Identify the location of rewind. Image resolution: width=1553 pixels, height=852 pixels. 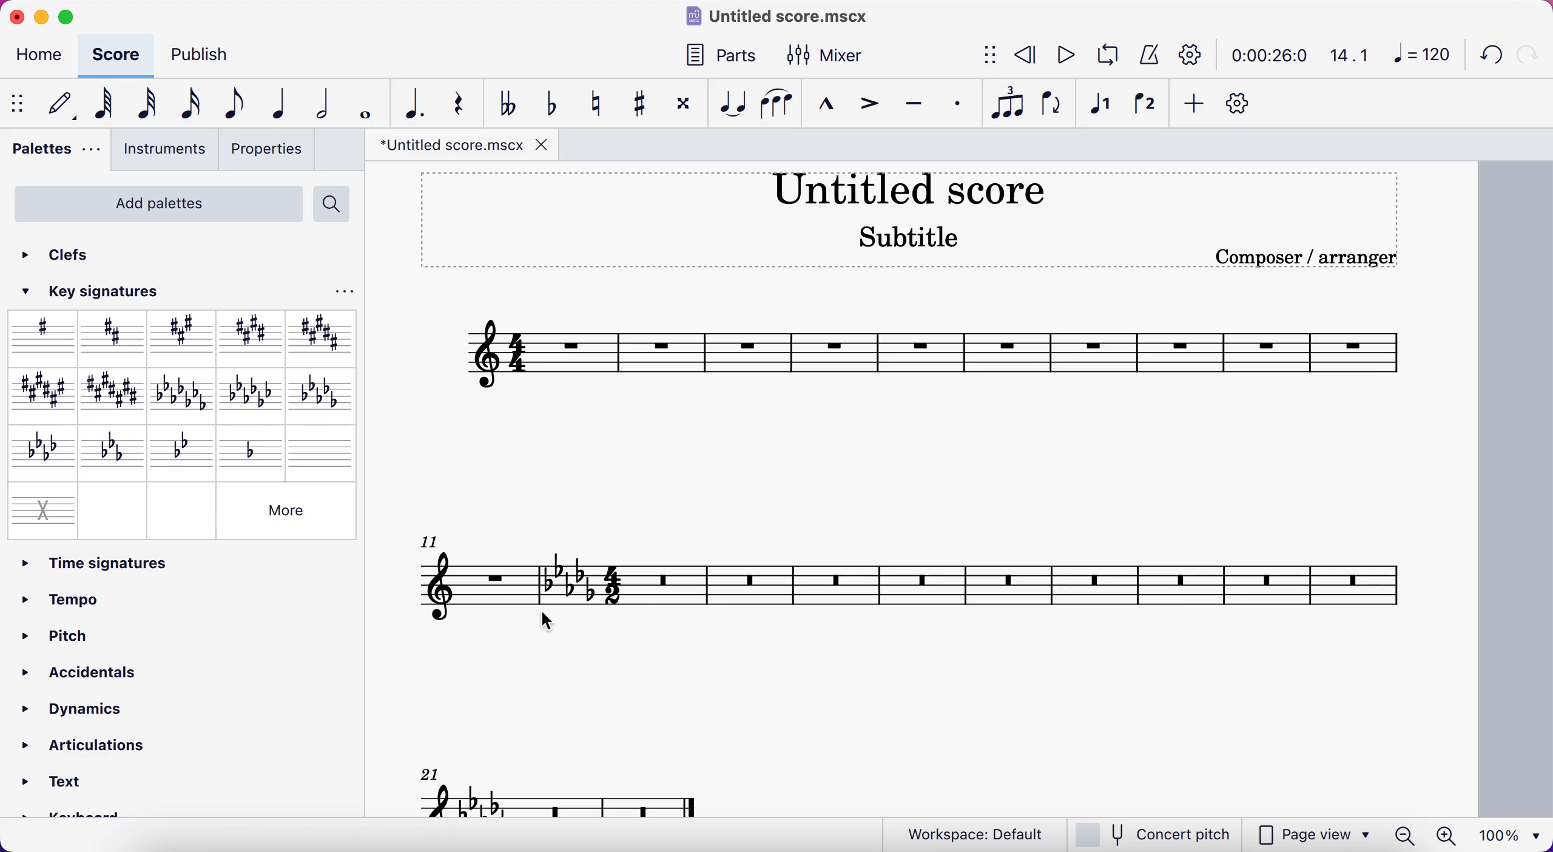
(1025, 55).